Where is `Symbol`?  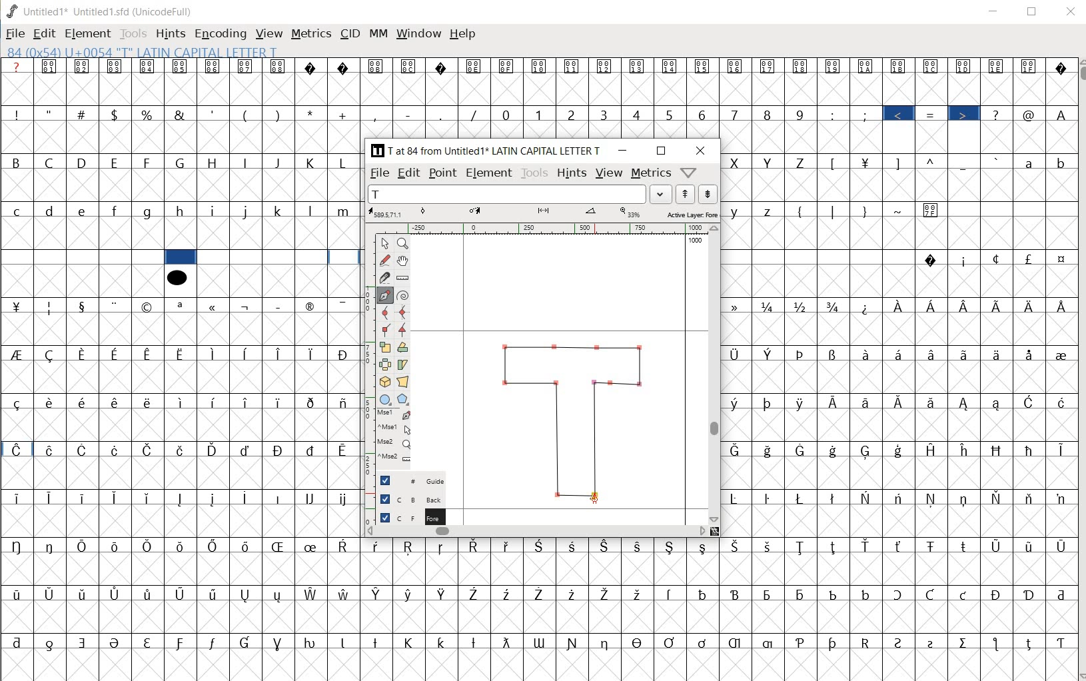 Symbol is located at coordinates (1029, 594).